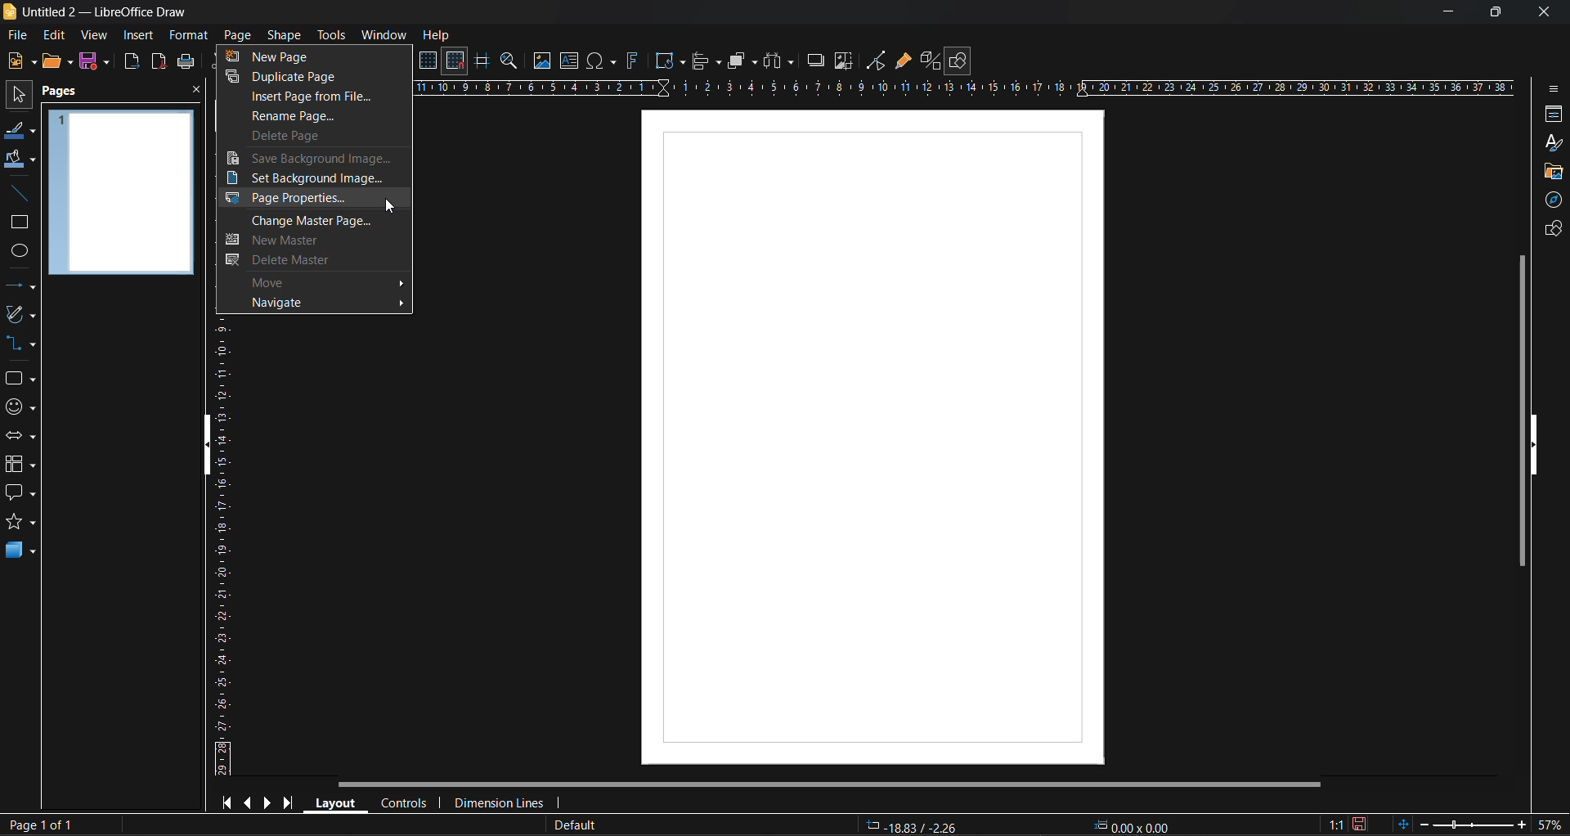  Describe the element at coordinates (635, 63) in the screenshot. I see `fontwork` at that location.